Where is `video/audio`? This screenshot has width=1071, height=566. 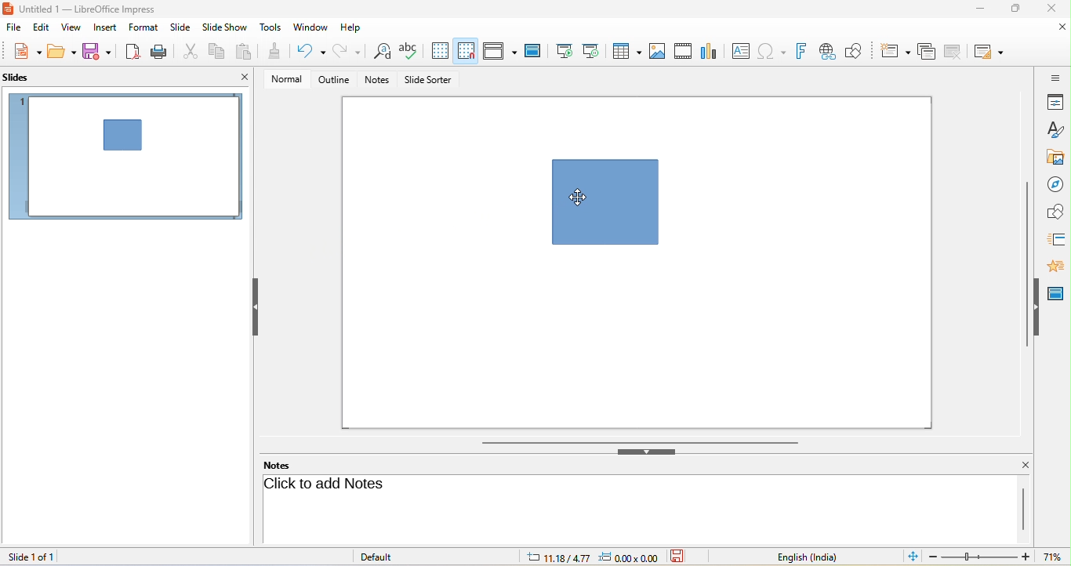
video/audio is located at coordinates (682, 49).